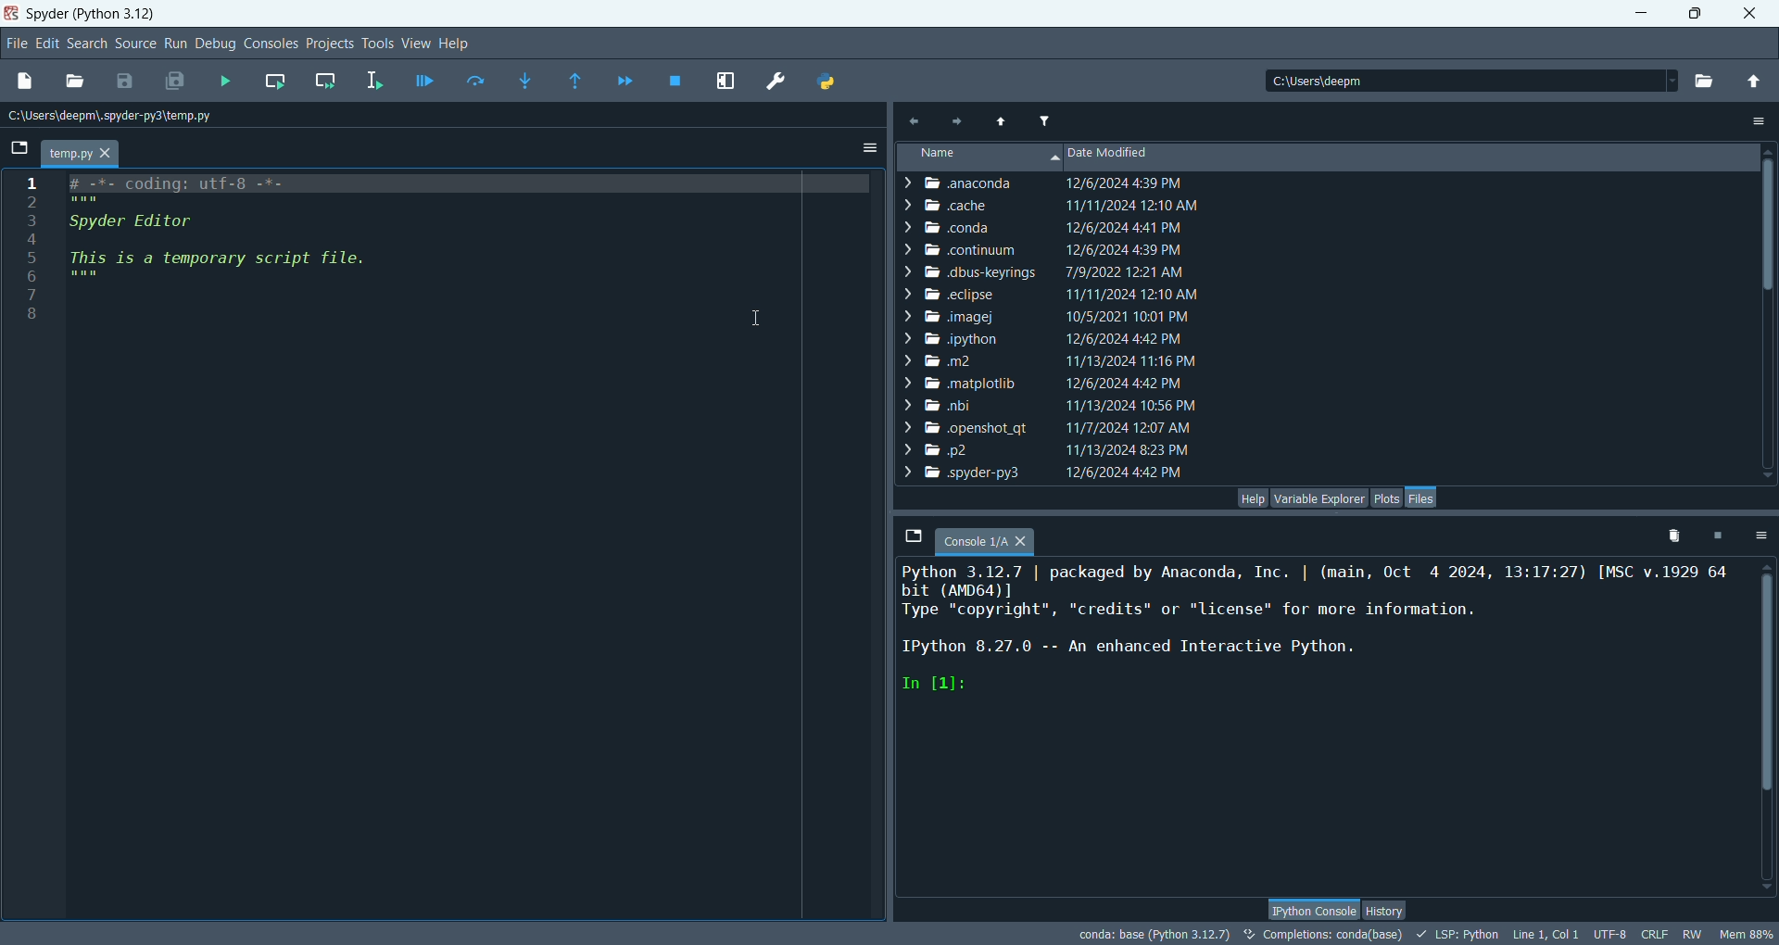 The height and width of the screenshot is (945, 1779). I want to click on vertical scroll bar, so click(1768, 728).